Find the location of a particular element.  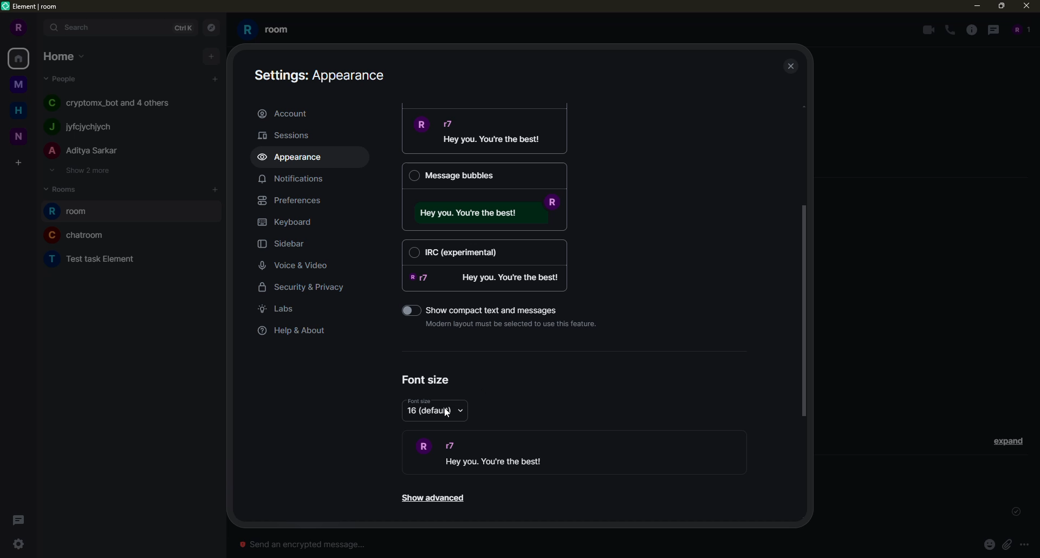

space is located at coordinates (19, 85).